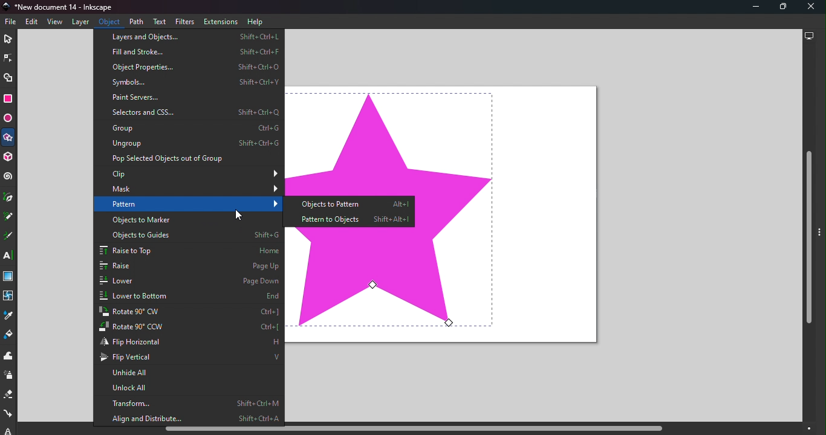  What do you see at coordinates (80, 22) in the screenshot?
I see `Layers` at bounding box center [80, 22].